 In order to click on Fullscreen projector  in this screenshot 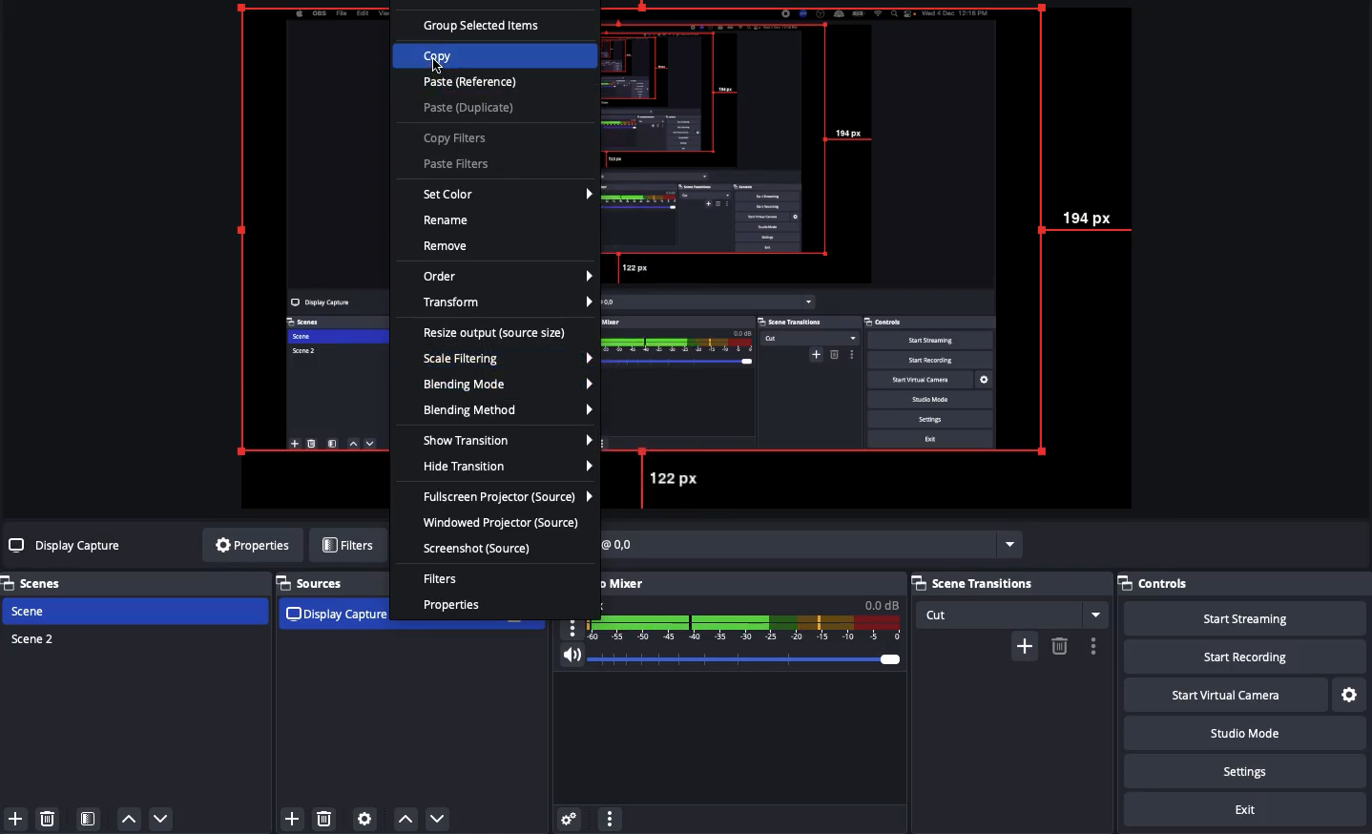, I will do `click(510, 497)`.